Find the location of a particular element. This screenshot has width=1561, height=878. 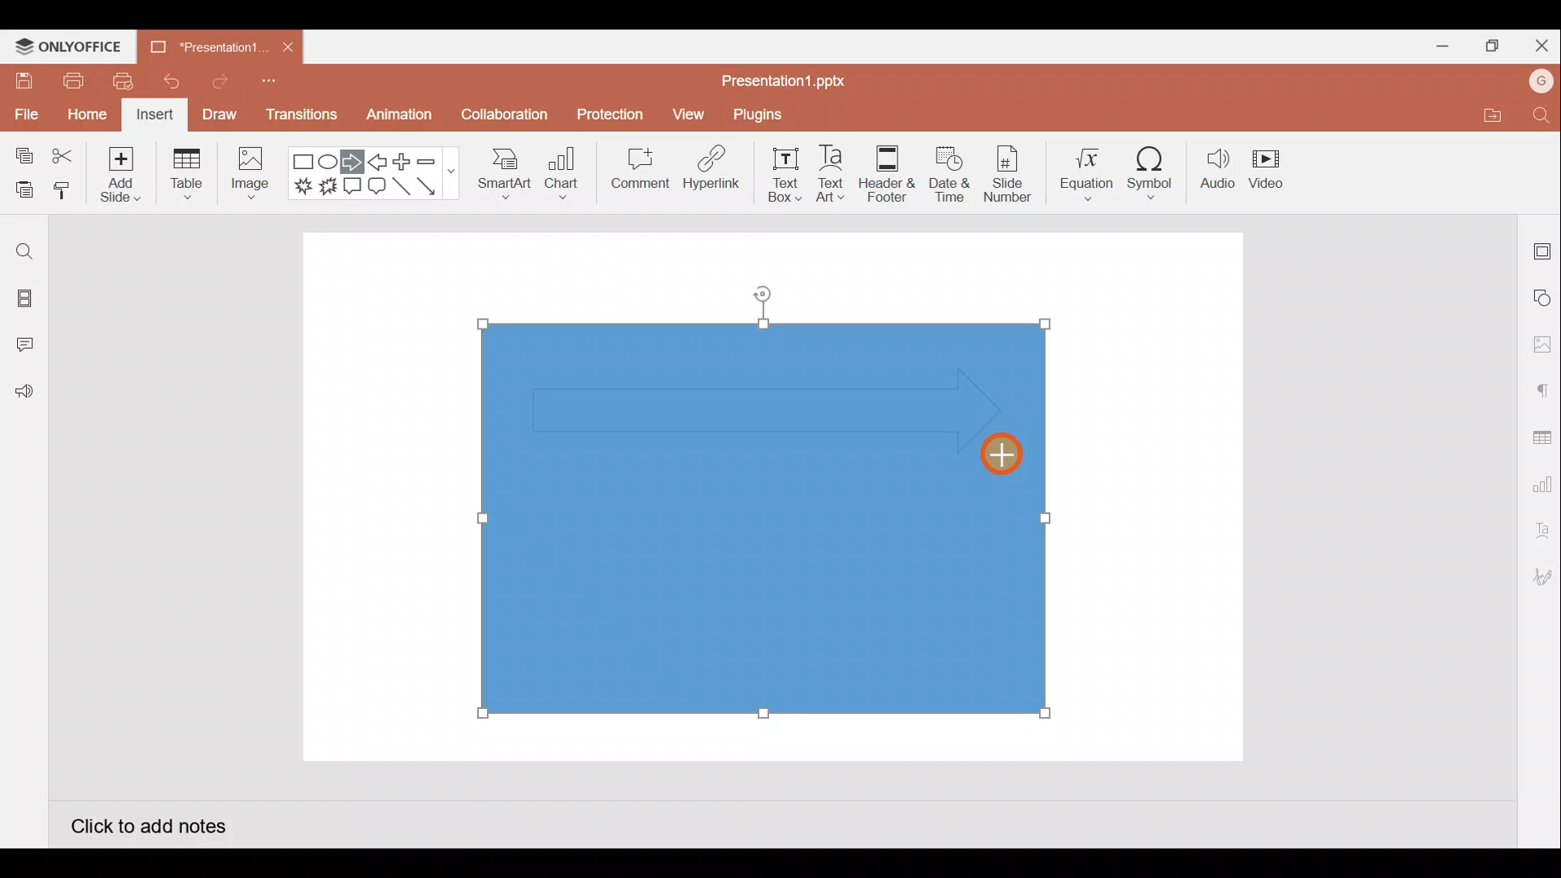

Quick print is located at coordinates (118, 81).